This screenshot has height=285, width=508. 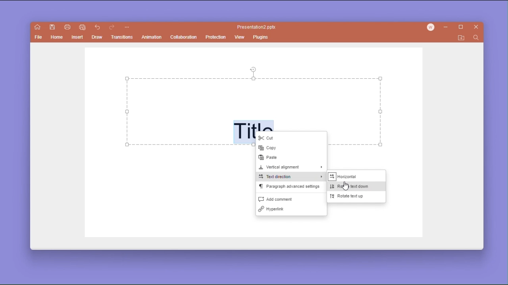 I want to click on close, so click(x=477, y=28).